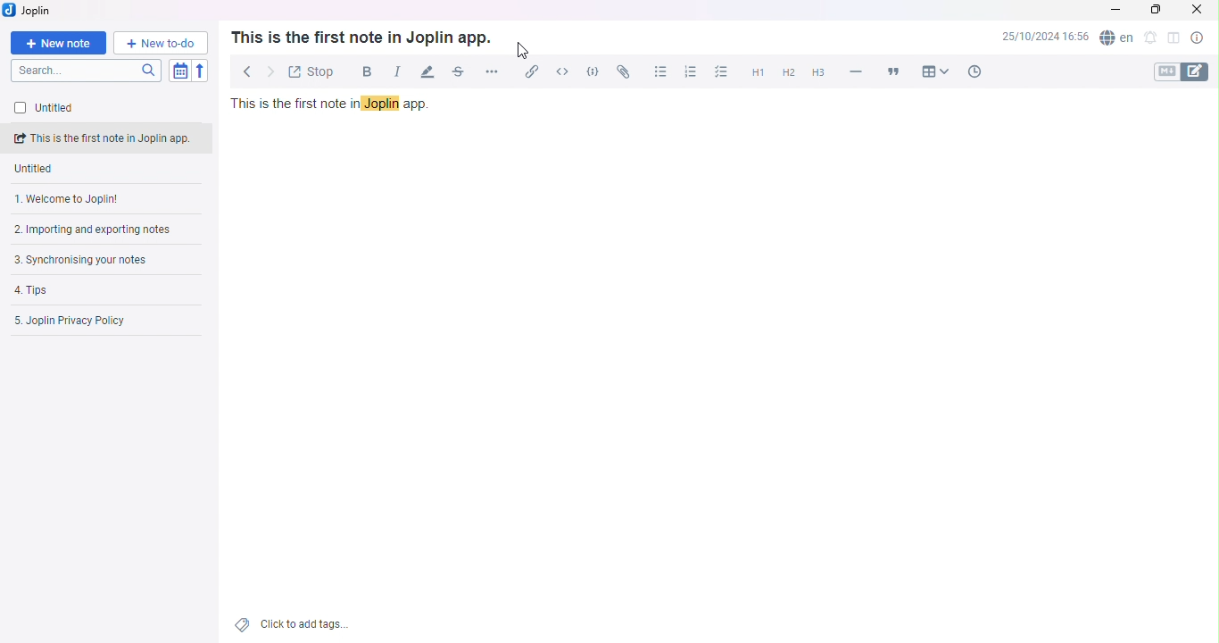  What do you see at coordinates (295, 625) in the screenshot?
I see `Add tags` at bounding box center [295, 625].